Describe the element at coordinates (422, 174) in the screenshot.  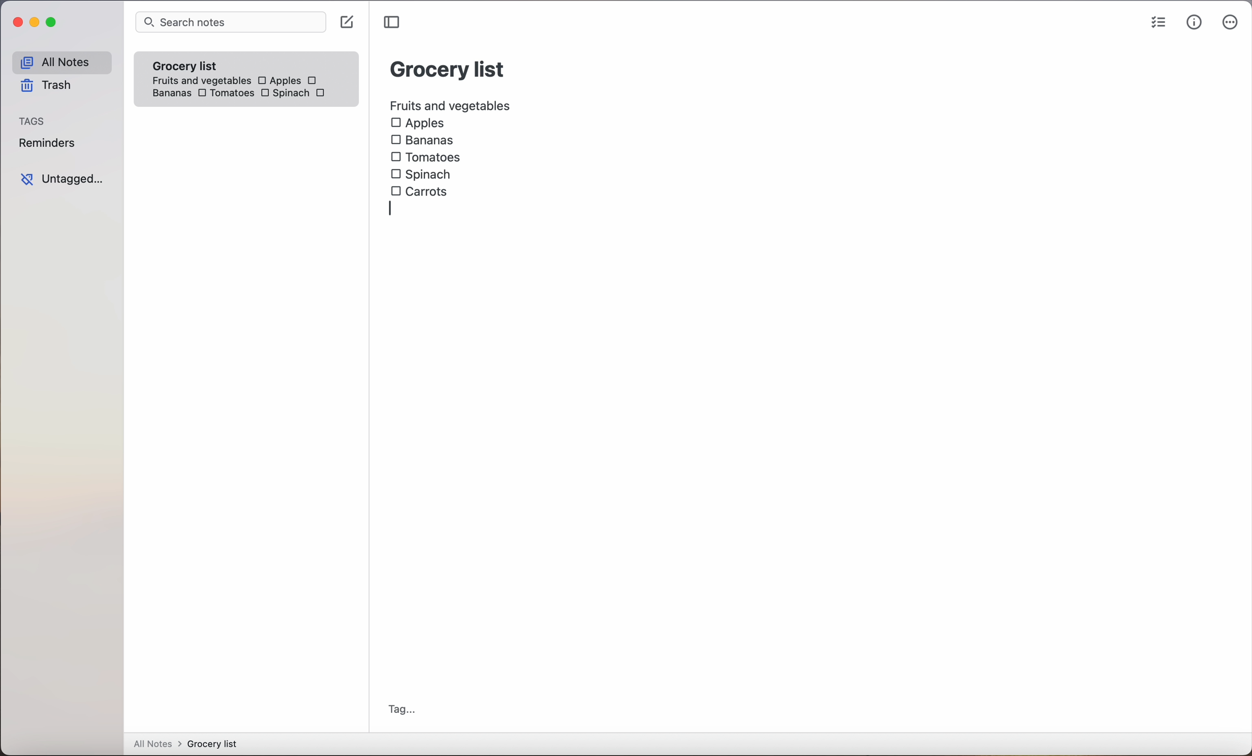
I see `Spinach checkbox` at that location.